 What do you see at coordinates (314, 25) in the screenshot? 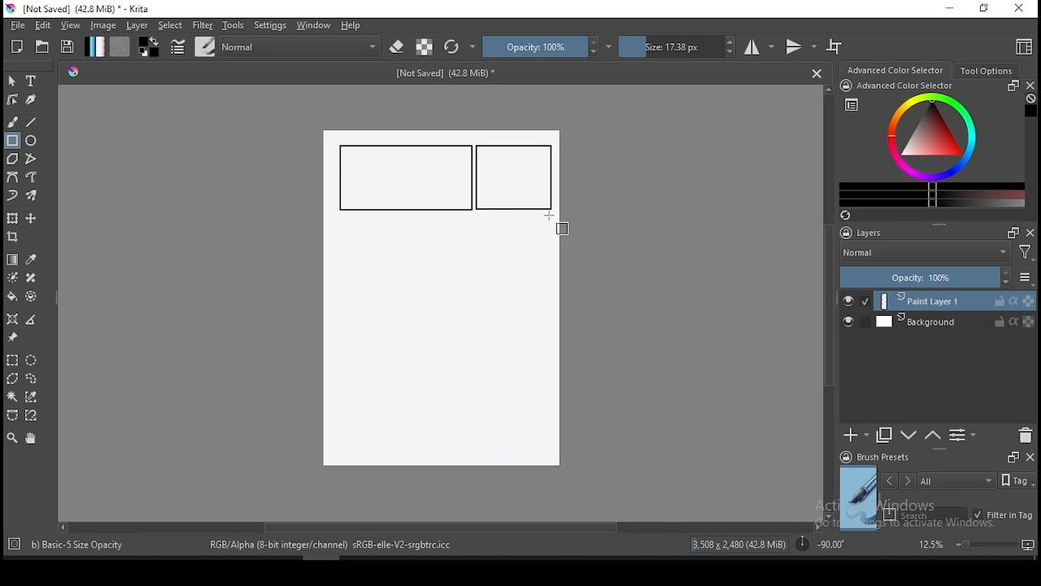
I see `windows` at bounding box center [314, 25].